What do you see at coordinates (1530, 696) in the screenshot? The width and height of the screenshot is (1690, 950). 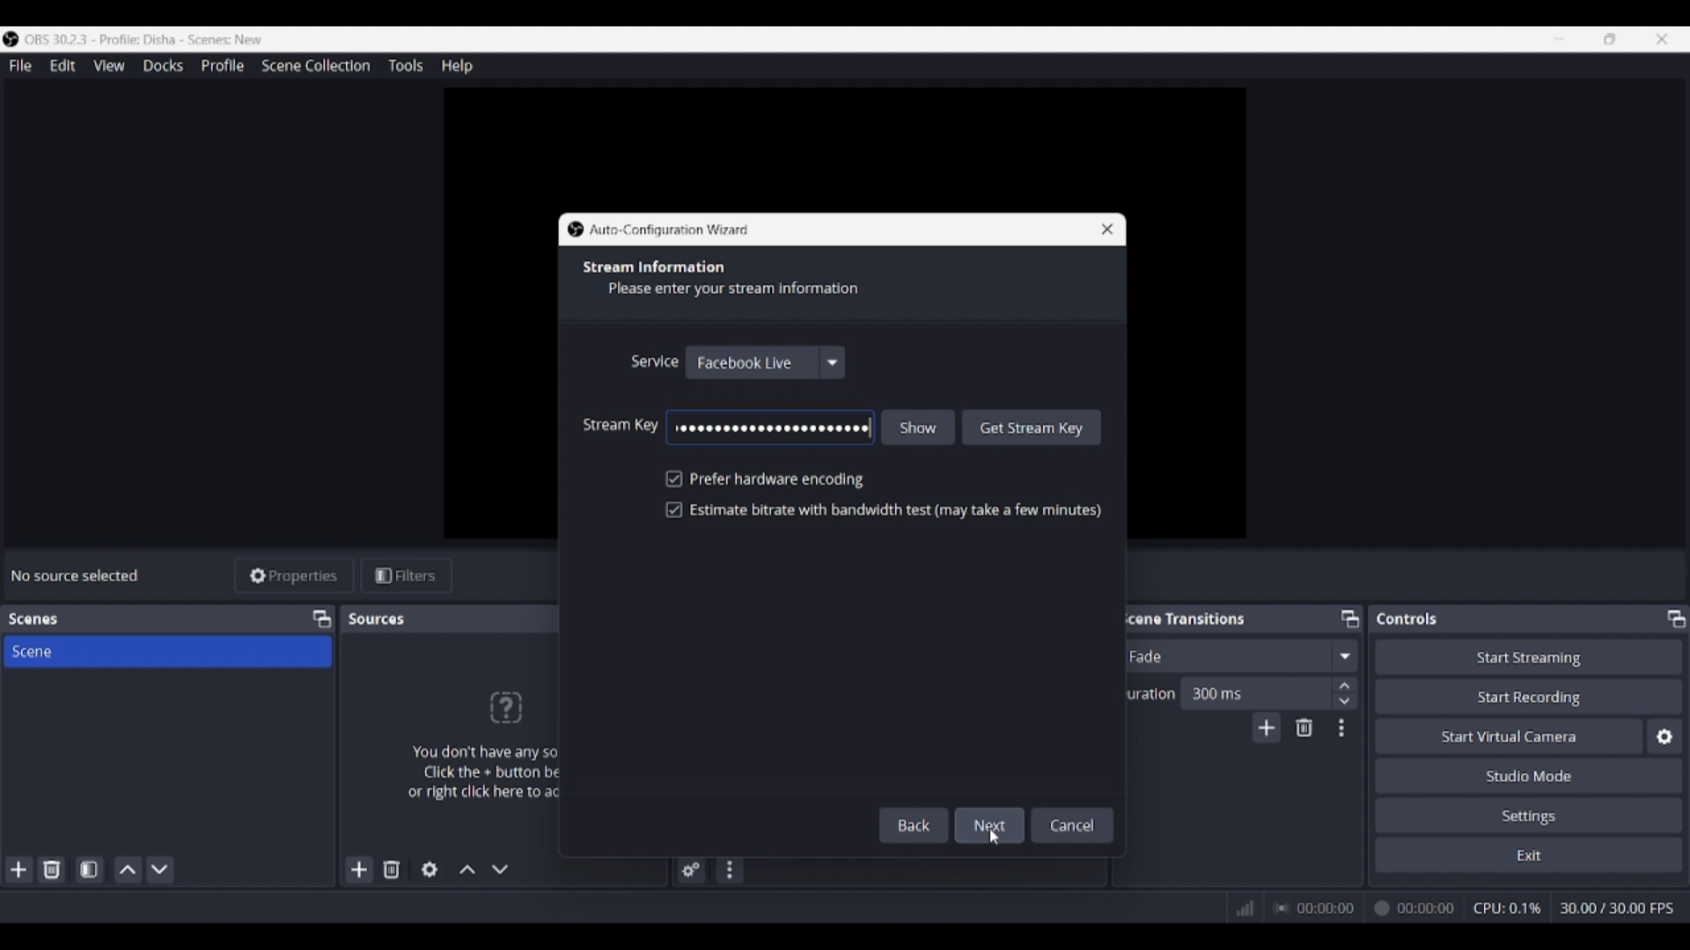 I see `Start recording` at bounding box center [1530, 696].